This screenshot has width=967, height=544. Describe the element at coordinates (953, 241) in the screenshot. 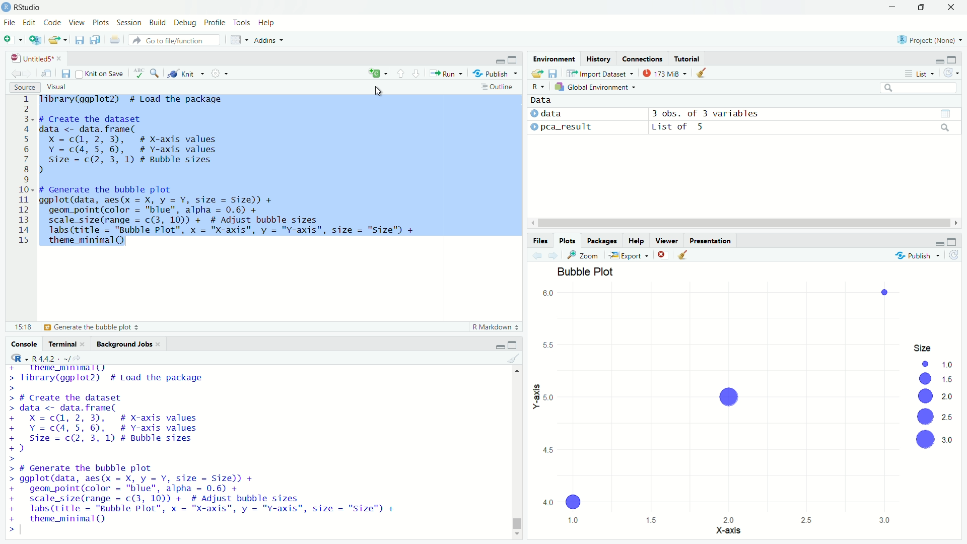

I see `maximize` at that location.